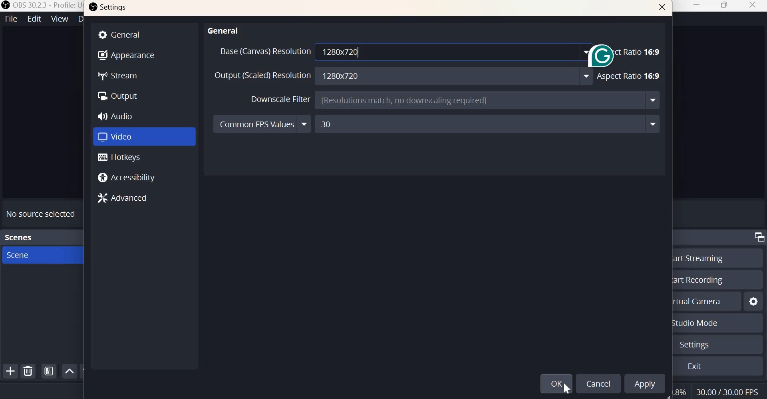 The width and height of the screenshot is (767, 399). Describe the element at coordinates (117, 95) in the screenshot. I see `Output` at that location.